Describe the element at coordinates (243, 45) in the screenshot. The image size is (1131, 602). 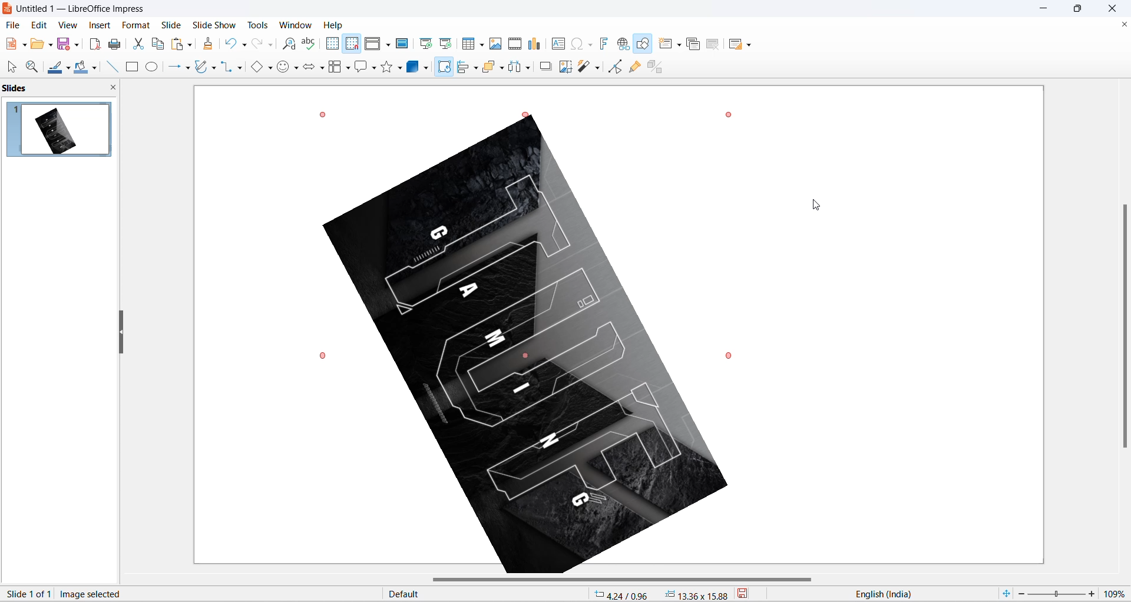
I see `undo options` at that location.